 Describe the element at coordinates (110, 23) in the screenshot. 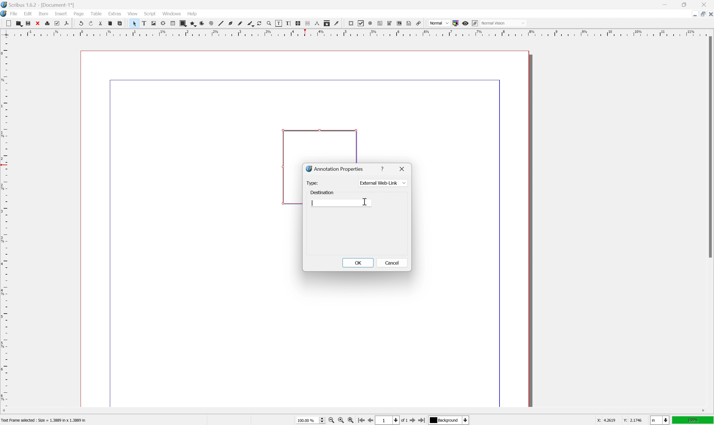

I see `copy` at that location.